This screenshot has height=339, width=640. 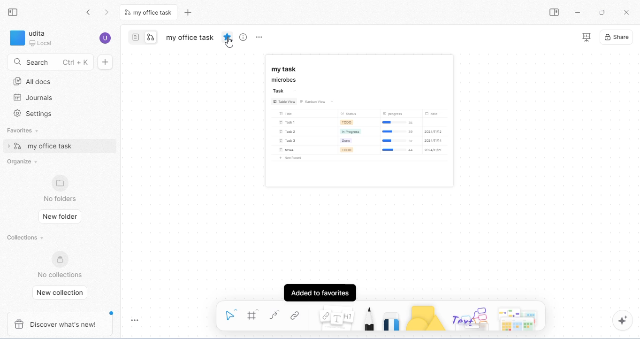 I want to click on shapes, so click(x=427, y=317).